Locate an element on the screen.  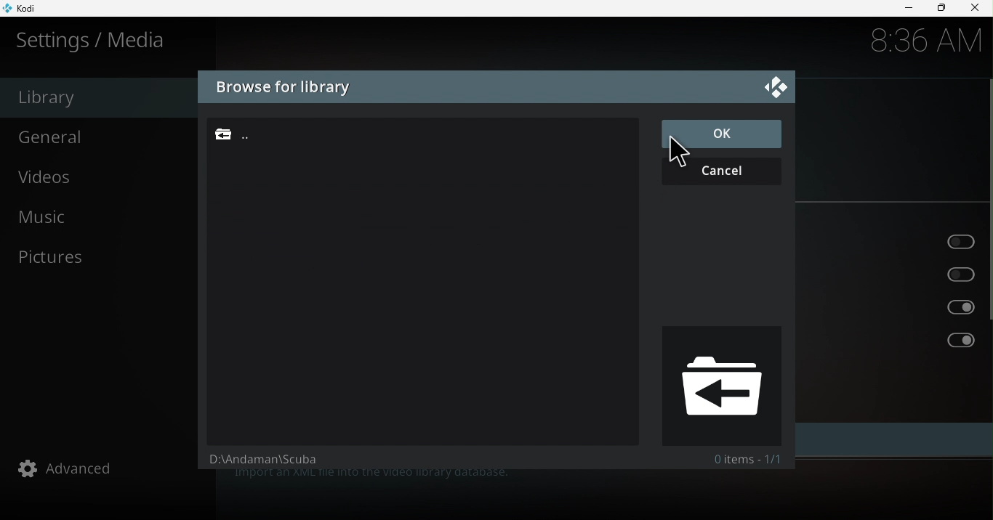
Library is located at coordinates (97, 97).